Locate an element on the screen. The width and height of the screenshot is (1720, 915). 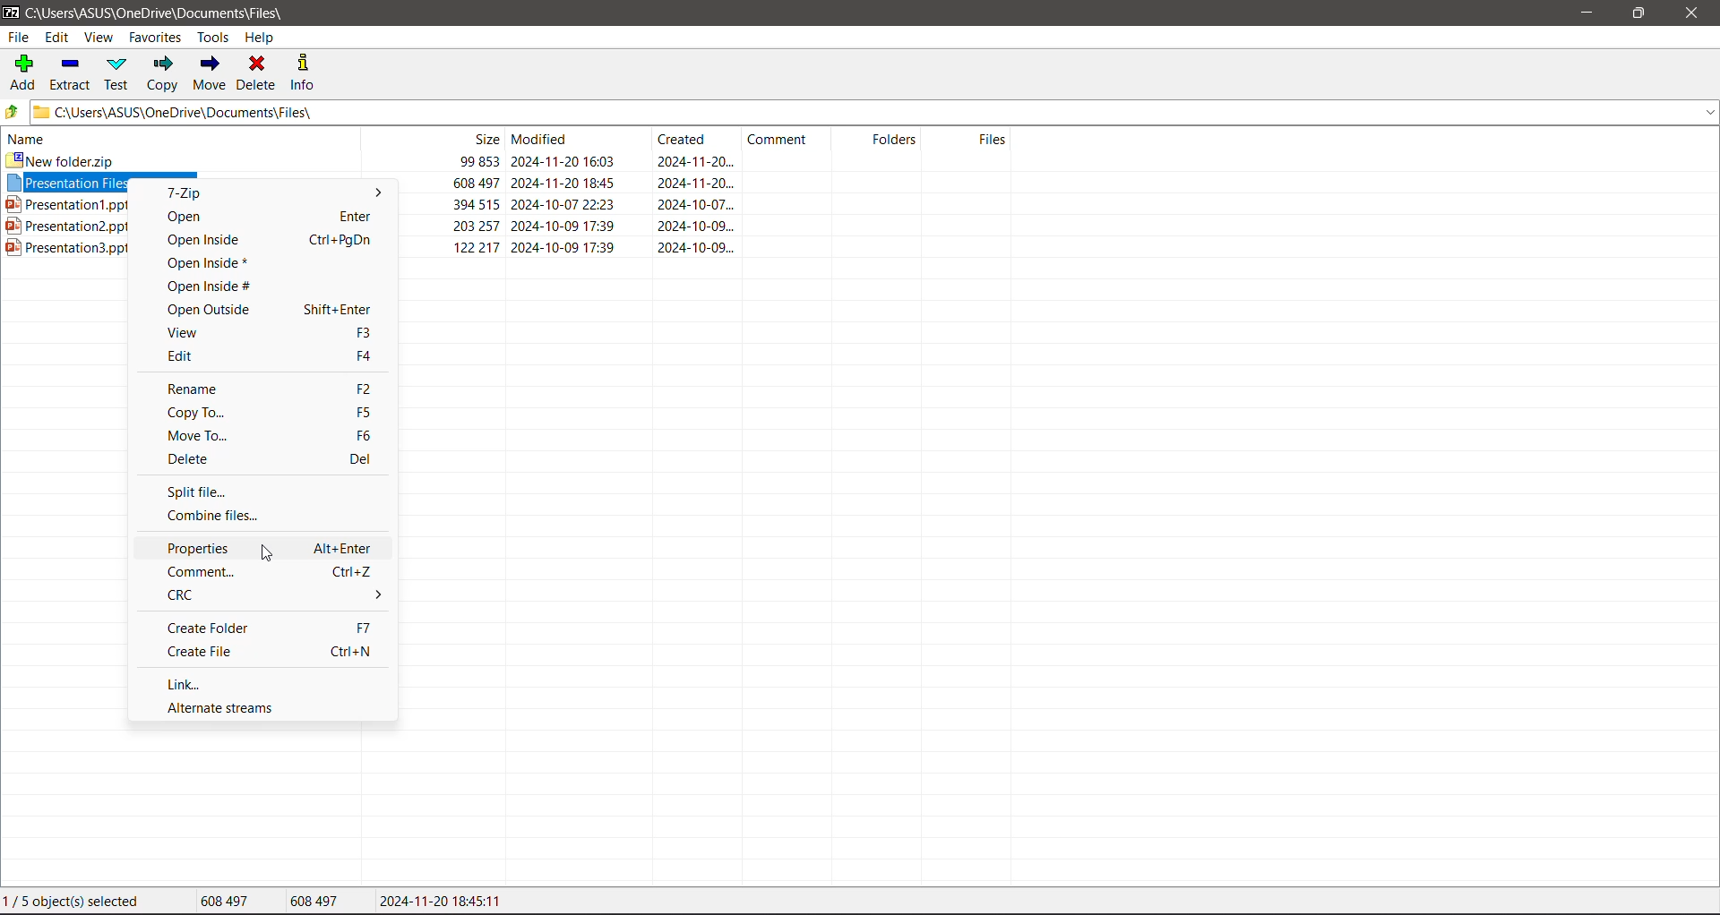
 Presentation2.pptx 203 257 2024-10-09 17:39 2024-10-09. is located at coordinates (64, 227).